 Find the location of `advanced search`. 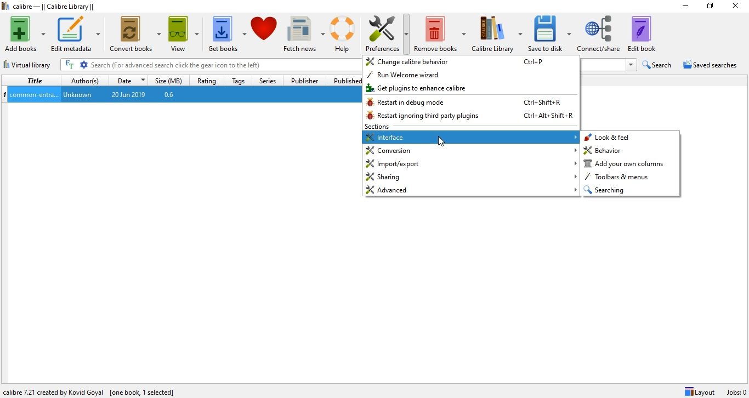

advanced search is located at coordinates (84, 65).